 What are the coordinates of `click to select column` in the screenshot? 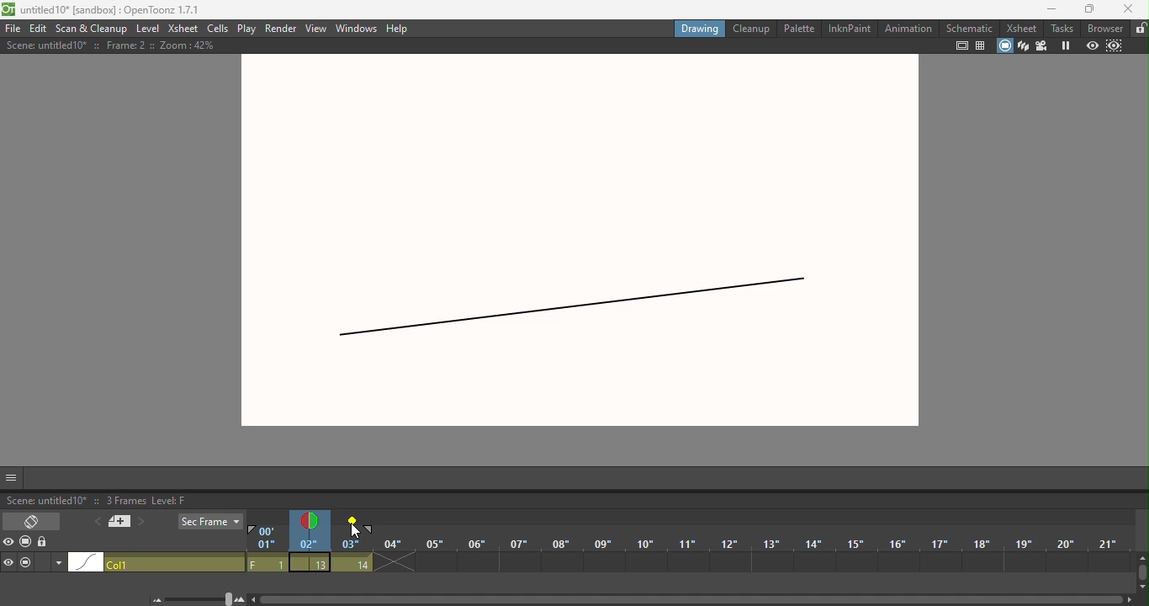 It's located at (157, 563).